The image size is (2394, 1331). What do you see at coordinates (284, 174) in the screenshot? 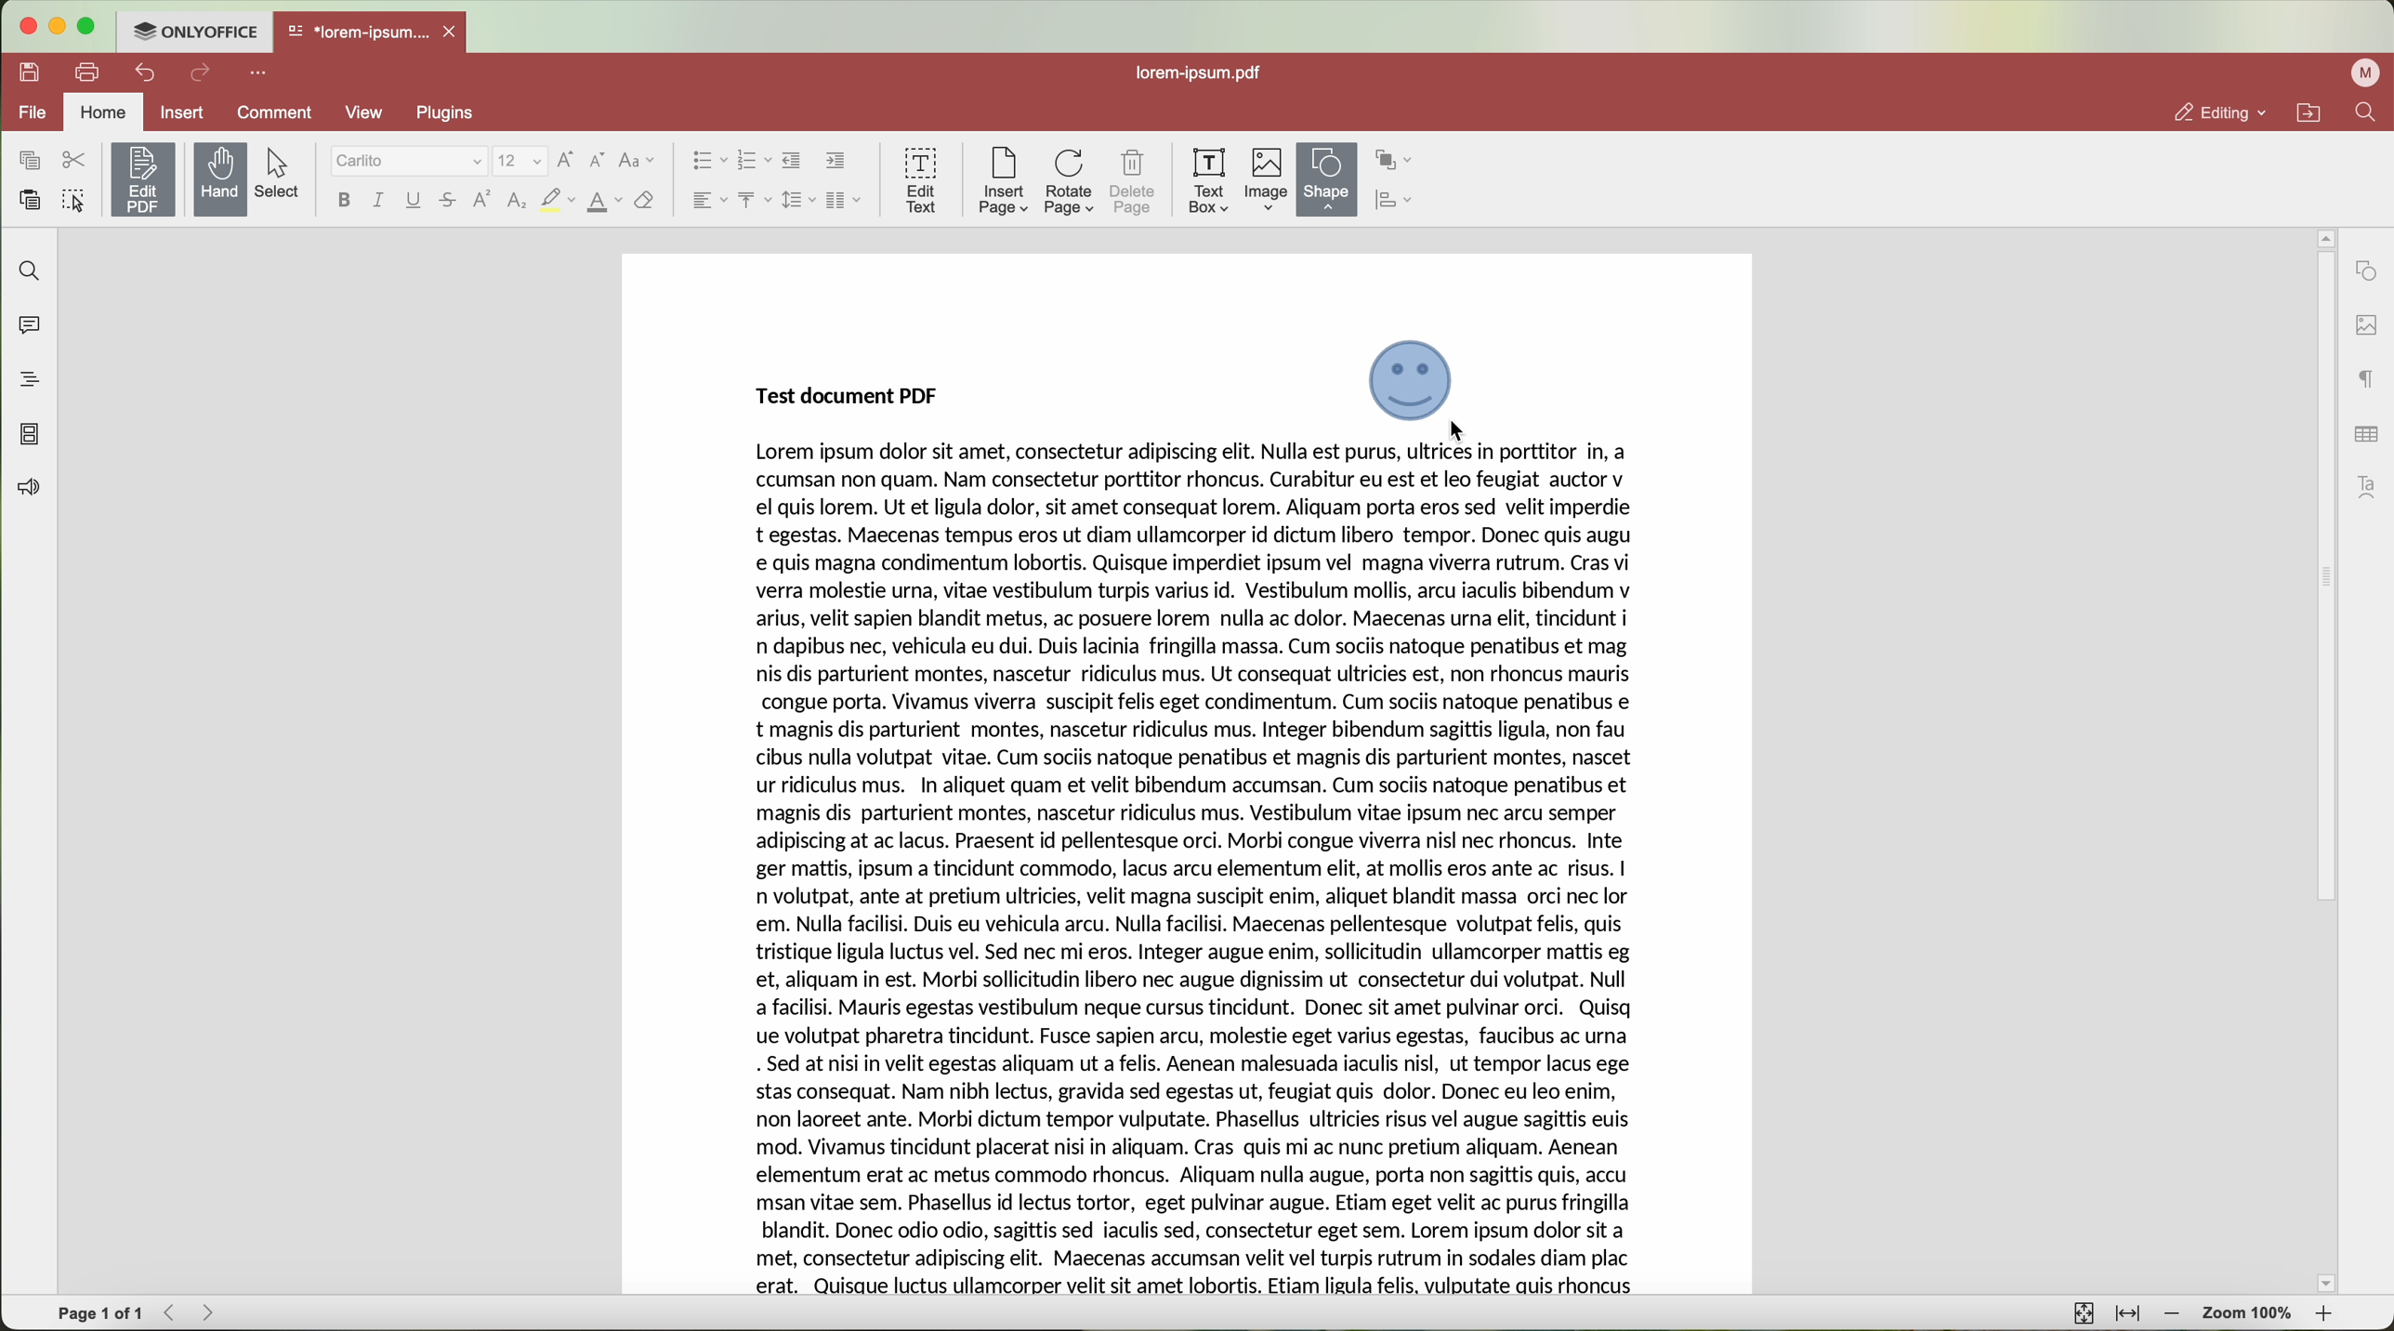
I see `select` at bounding box center [284, 174].